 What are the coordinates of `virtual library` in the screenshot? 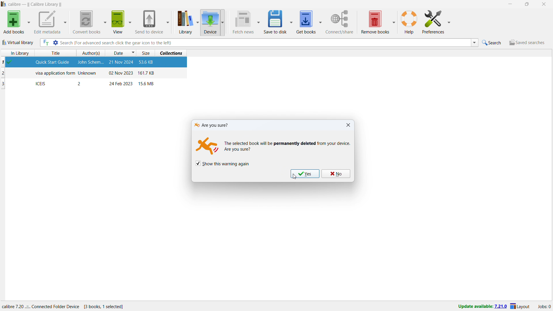 It's located at (18, 42).